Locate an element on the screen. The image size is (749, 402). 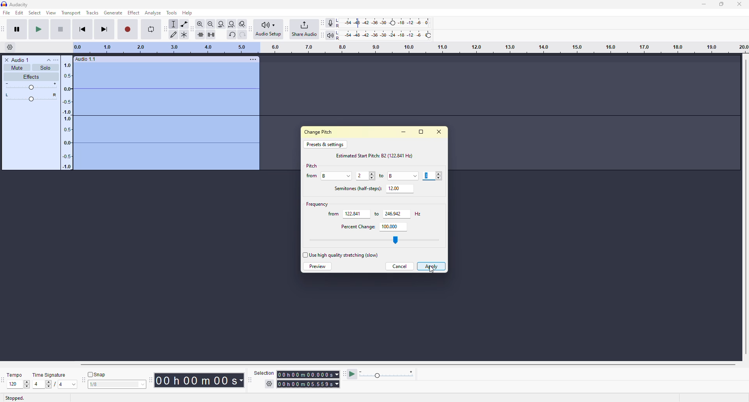
zoom out is located at coordinates (210, 24).